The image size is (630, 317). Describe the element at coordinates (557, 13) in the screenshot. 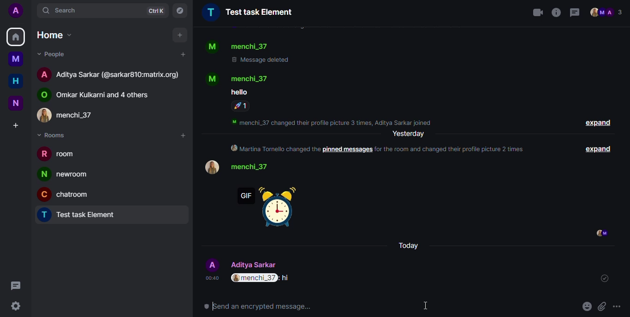

I see `info` at that location.